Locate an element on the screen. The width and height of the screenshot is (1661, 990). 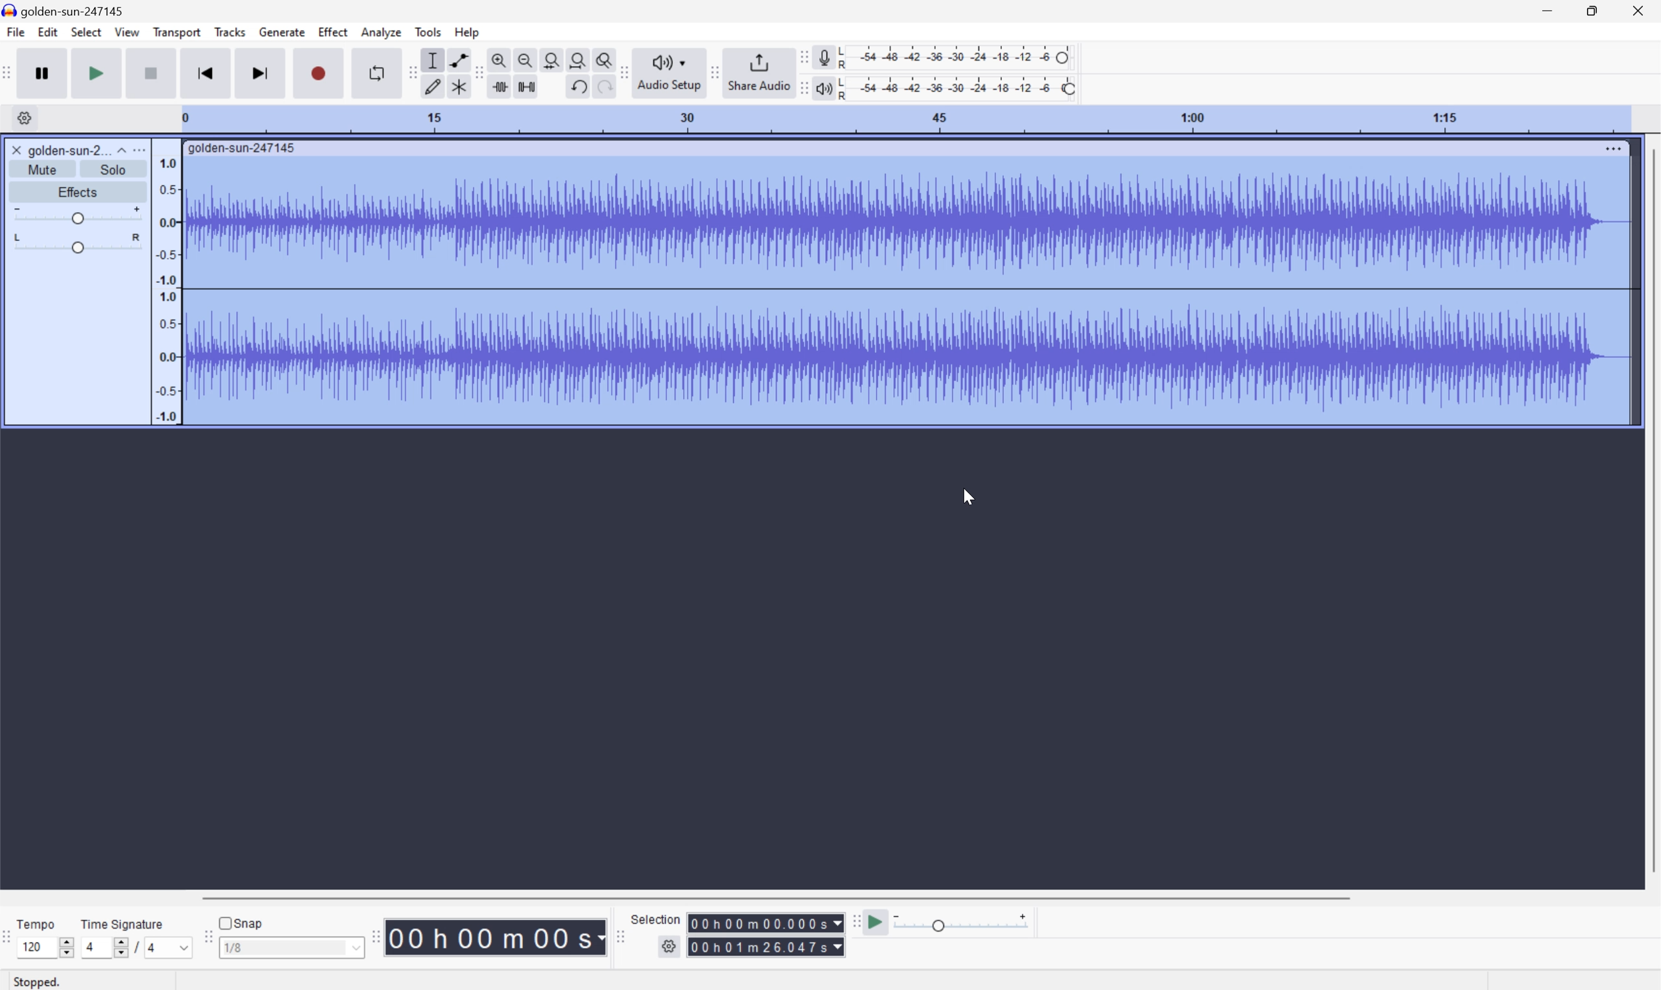
Selection is located at coordinates (654, 918).